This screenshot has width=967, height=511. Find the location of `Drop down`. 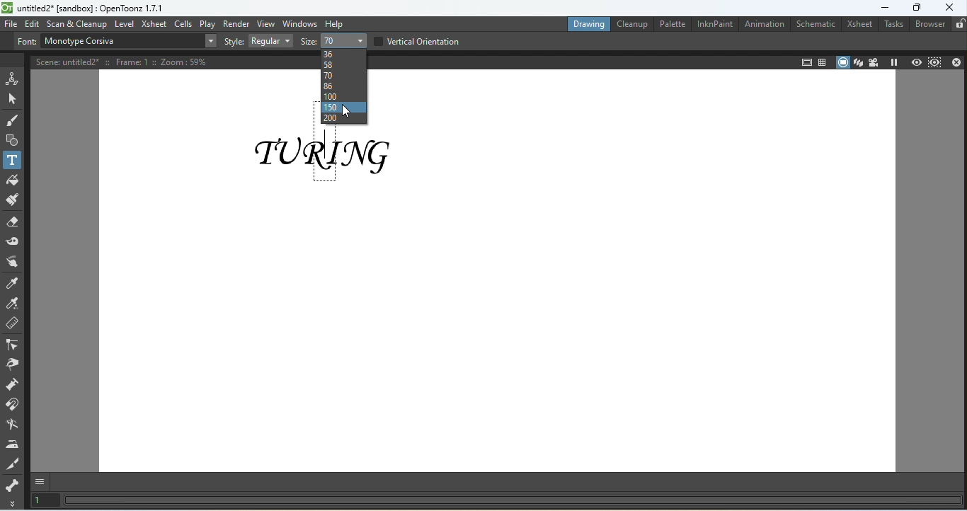

Drop down is located at coordinates (344, 40).